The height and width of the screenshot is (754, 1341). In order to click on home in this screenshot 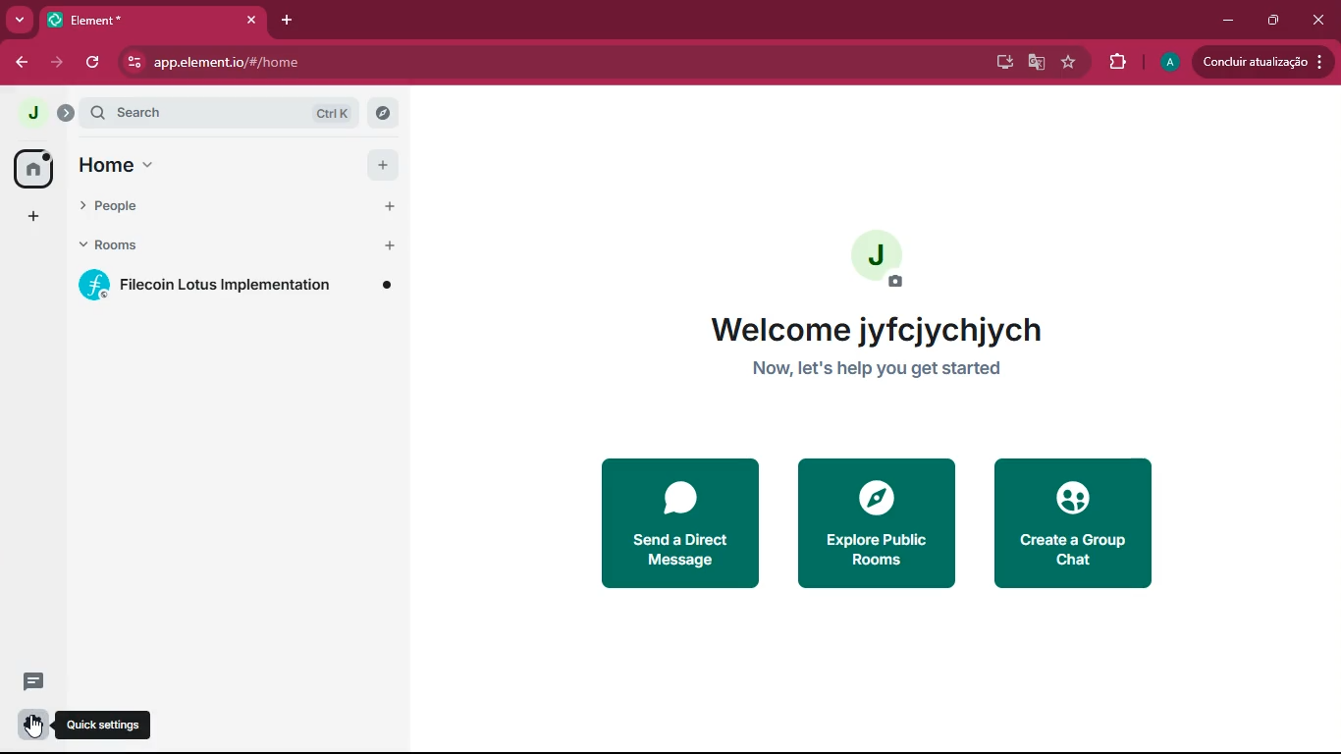, I will do `click(34, 169)`.